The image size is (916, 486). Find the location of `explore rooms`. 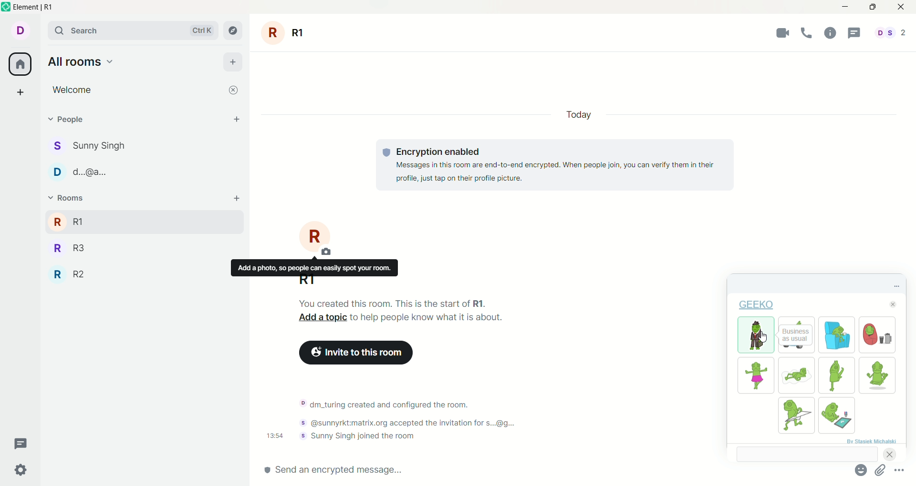

explore rooms is located at coordinates (233, 30).